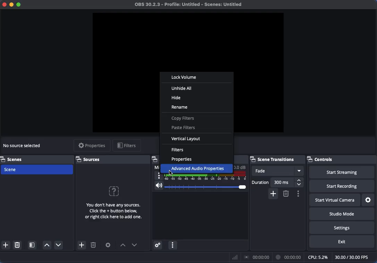  Describe the element at coordinates (197, 167) in the screenshot. I see `Advanced audio properties` at that location.